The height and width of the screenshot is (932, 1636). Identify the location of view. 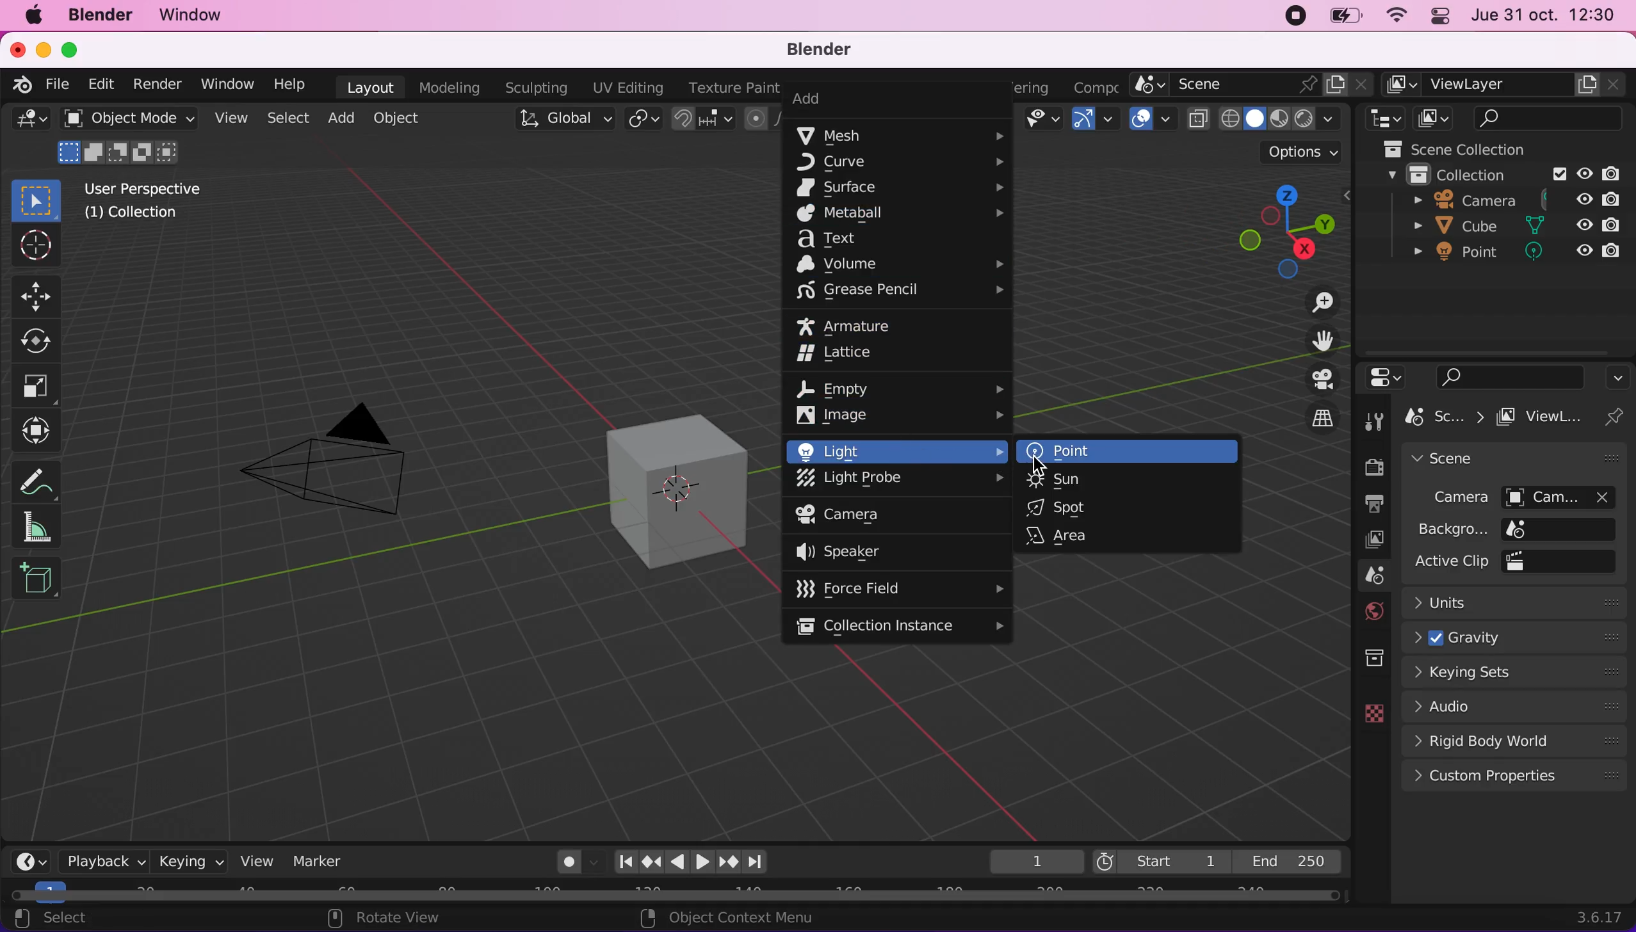
(255, 861).